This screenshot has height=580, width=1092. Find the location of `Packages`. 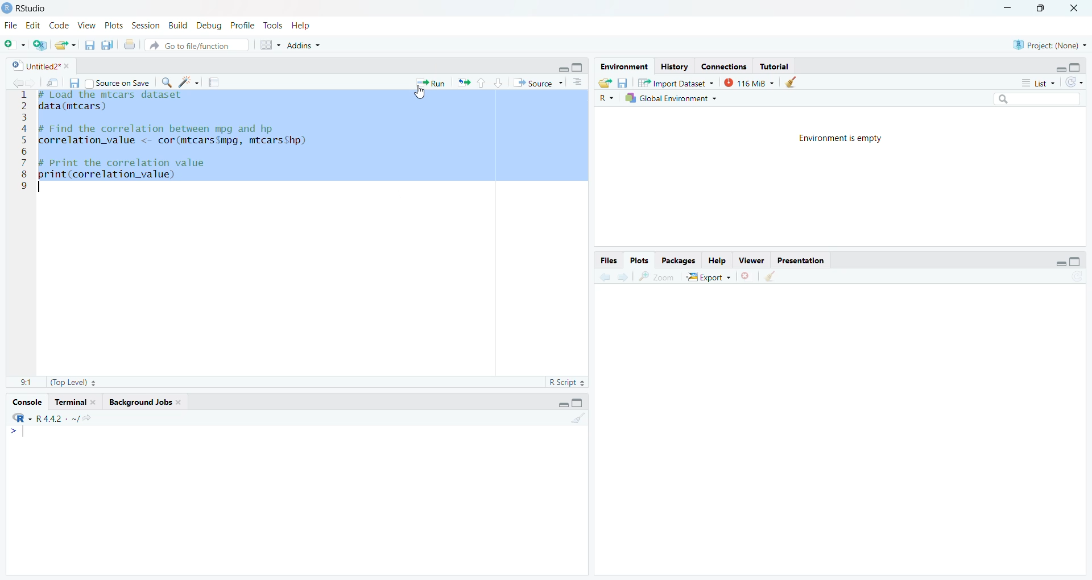

Packages is located at coordinates (681, 259).